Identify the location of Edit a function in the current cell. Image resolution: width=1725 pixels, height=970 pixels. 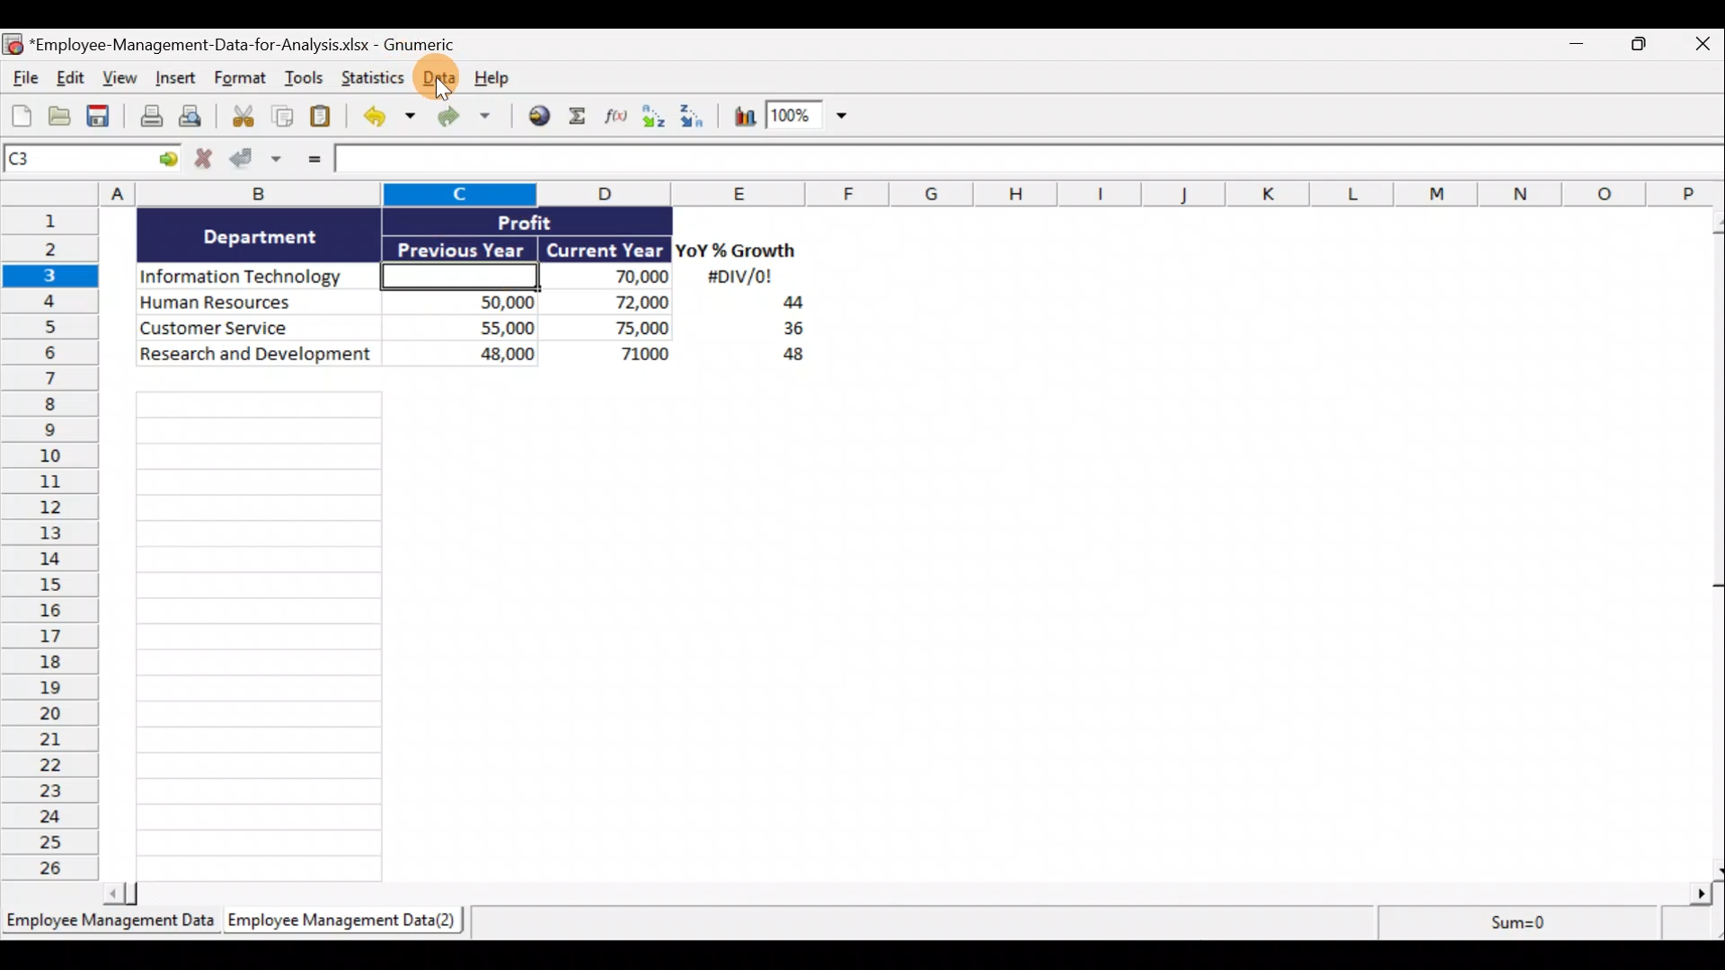
(617, 115).